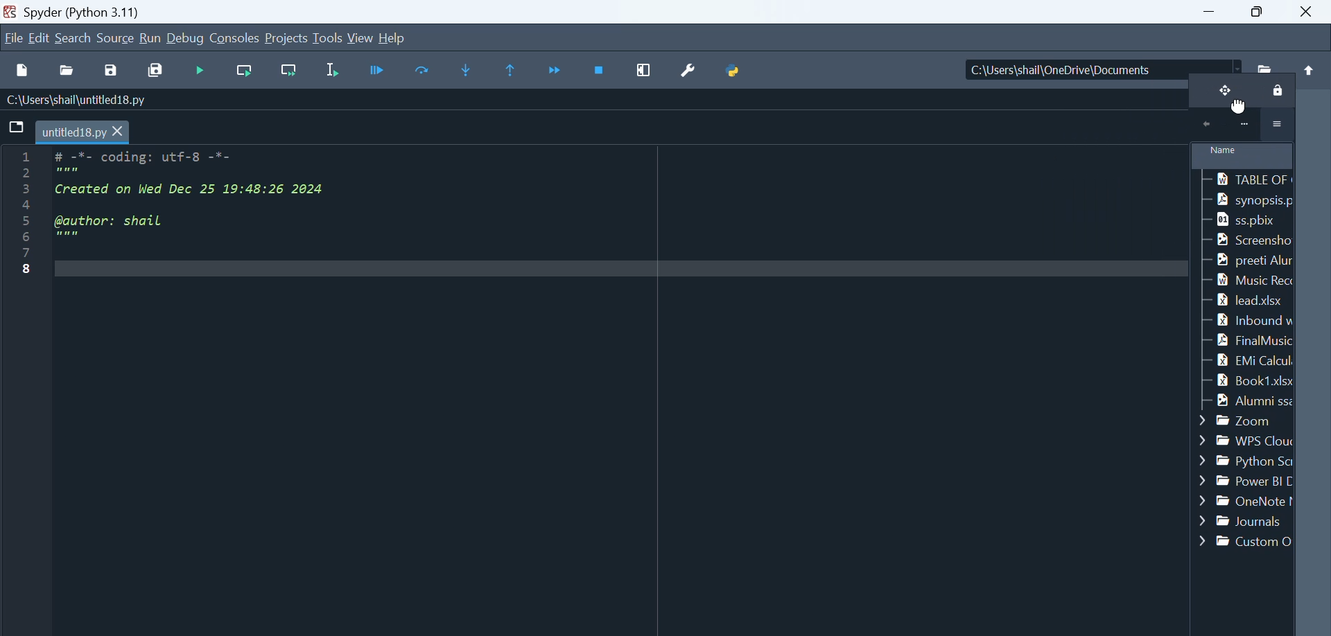  I want to click on TABLE OF.., so click(1246, 180).